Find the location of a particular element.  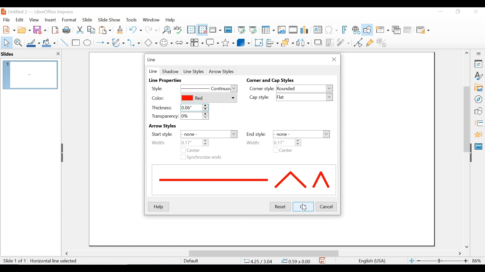

Scroll Right is located at coordinates (460, 254).